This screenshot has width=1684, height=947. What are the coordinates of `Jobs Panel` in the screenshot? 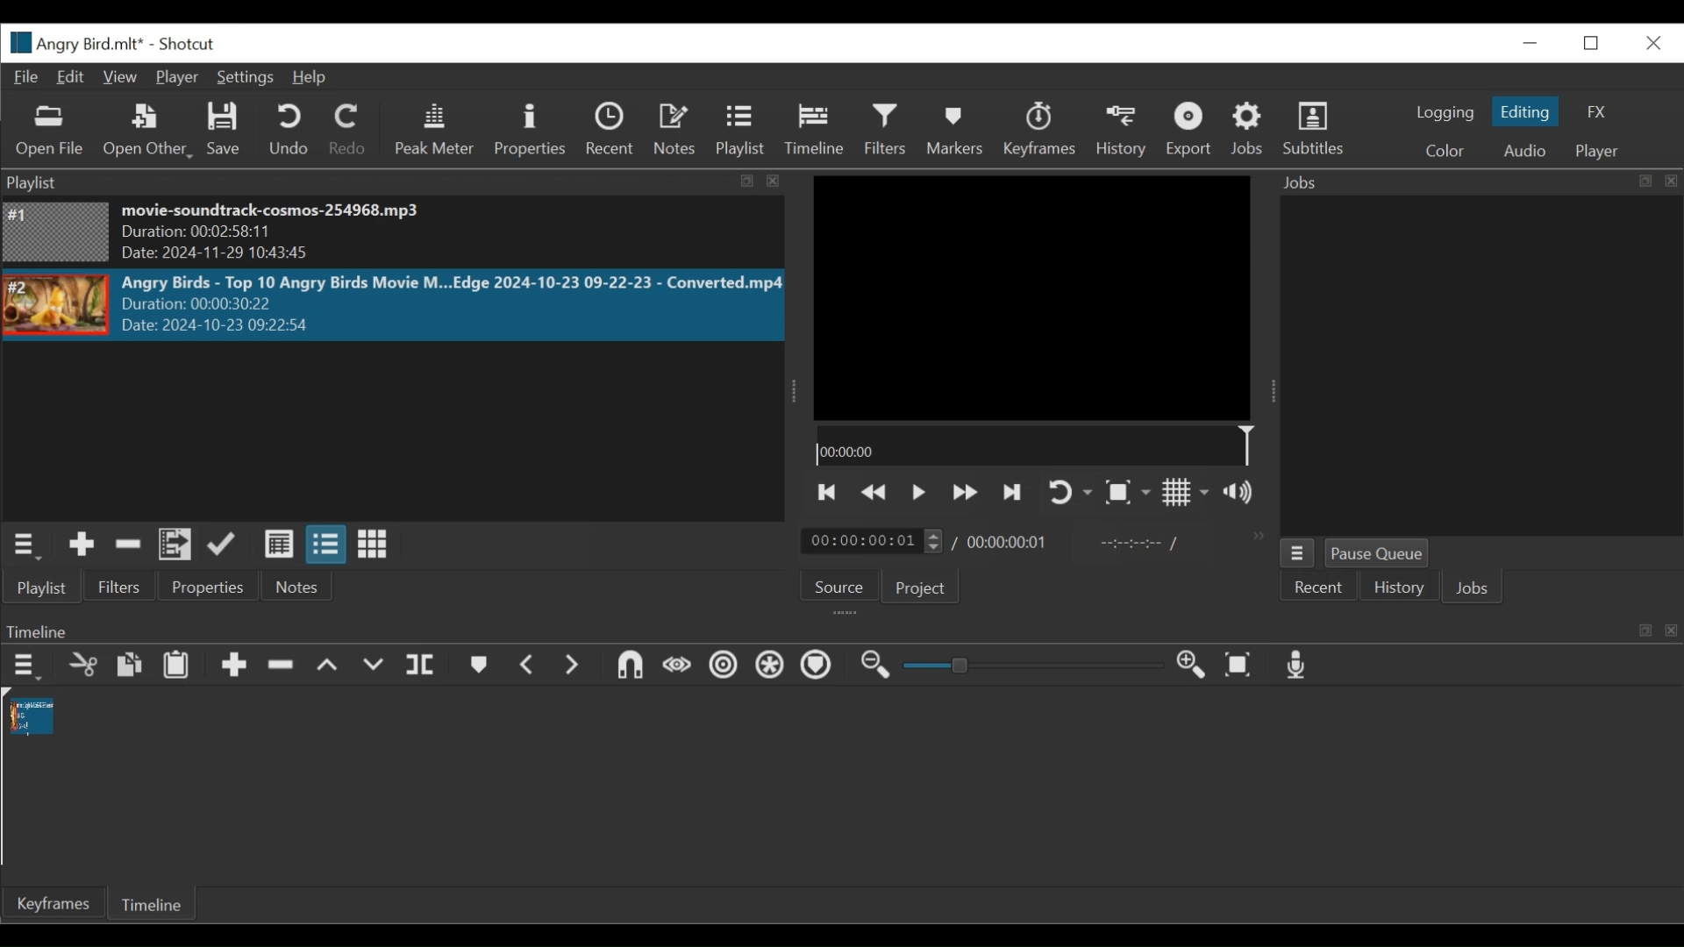 It's located at (1472, 182).